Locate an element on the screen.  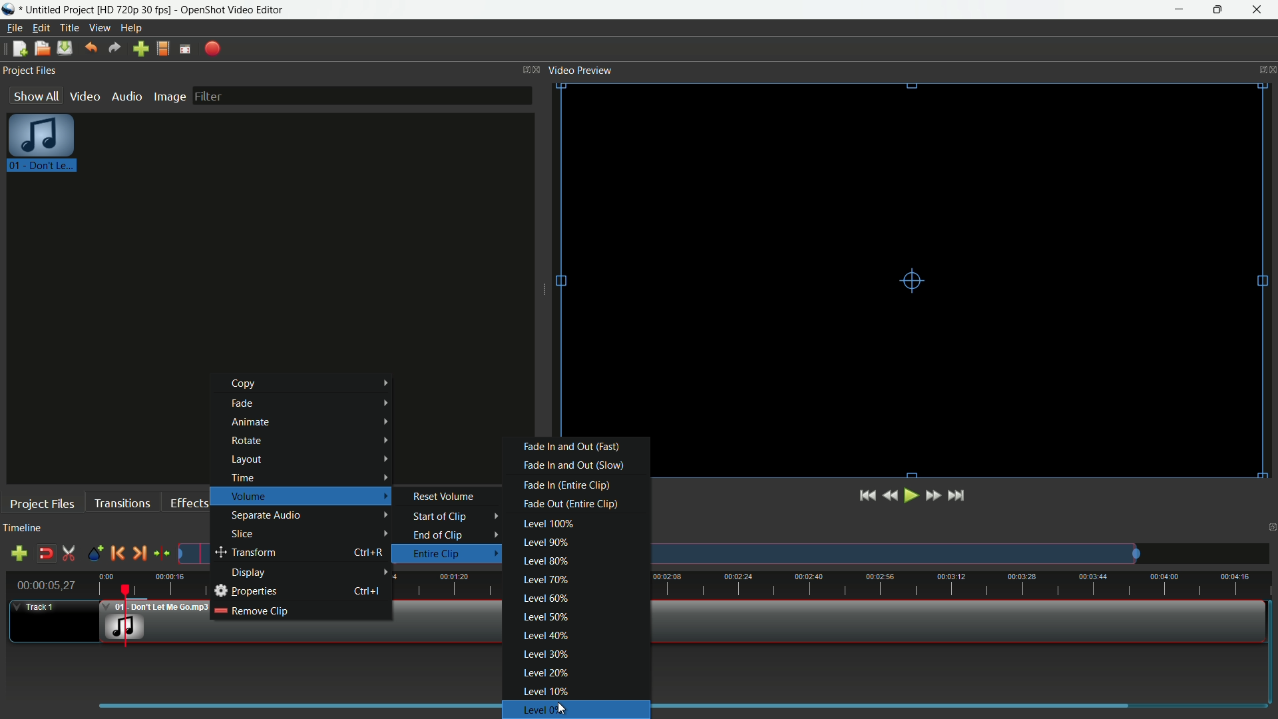
video preview is located at coordinates (580, 71).